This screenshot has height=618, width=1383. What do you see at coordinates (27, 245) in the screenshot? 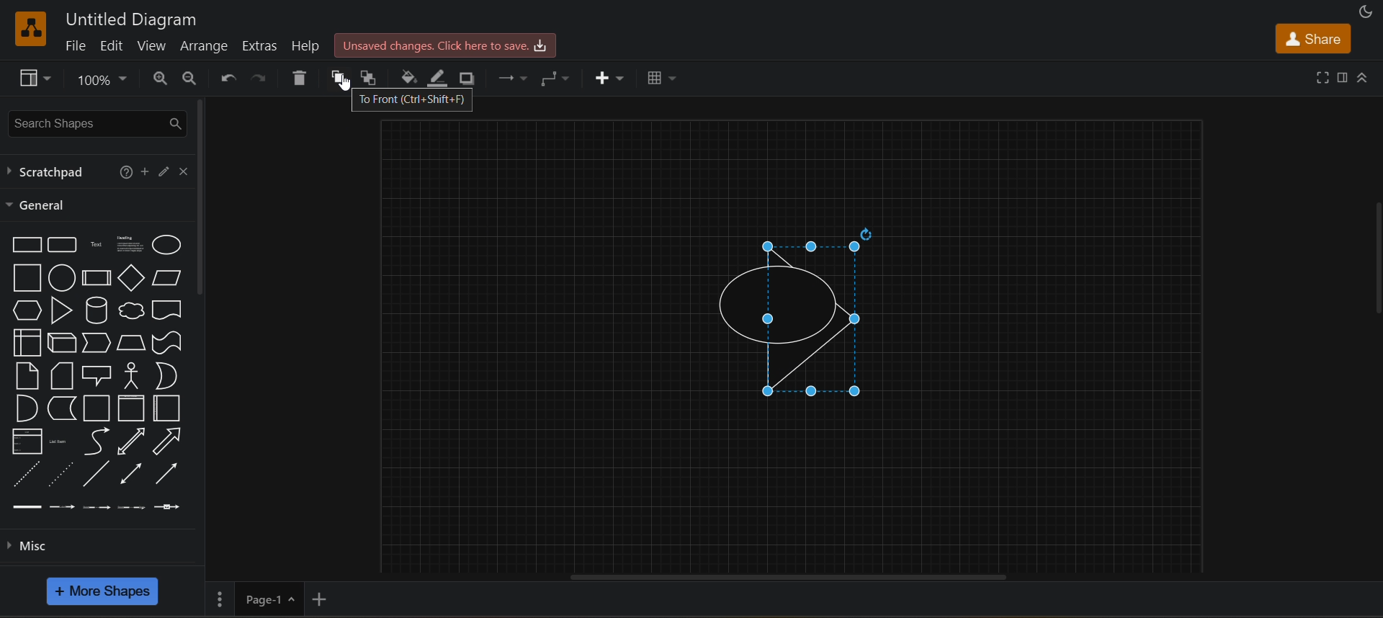
I see `rectangle` at bounding box center [27, 245].